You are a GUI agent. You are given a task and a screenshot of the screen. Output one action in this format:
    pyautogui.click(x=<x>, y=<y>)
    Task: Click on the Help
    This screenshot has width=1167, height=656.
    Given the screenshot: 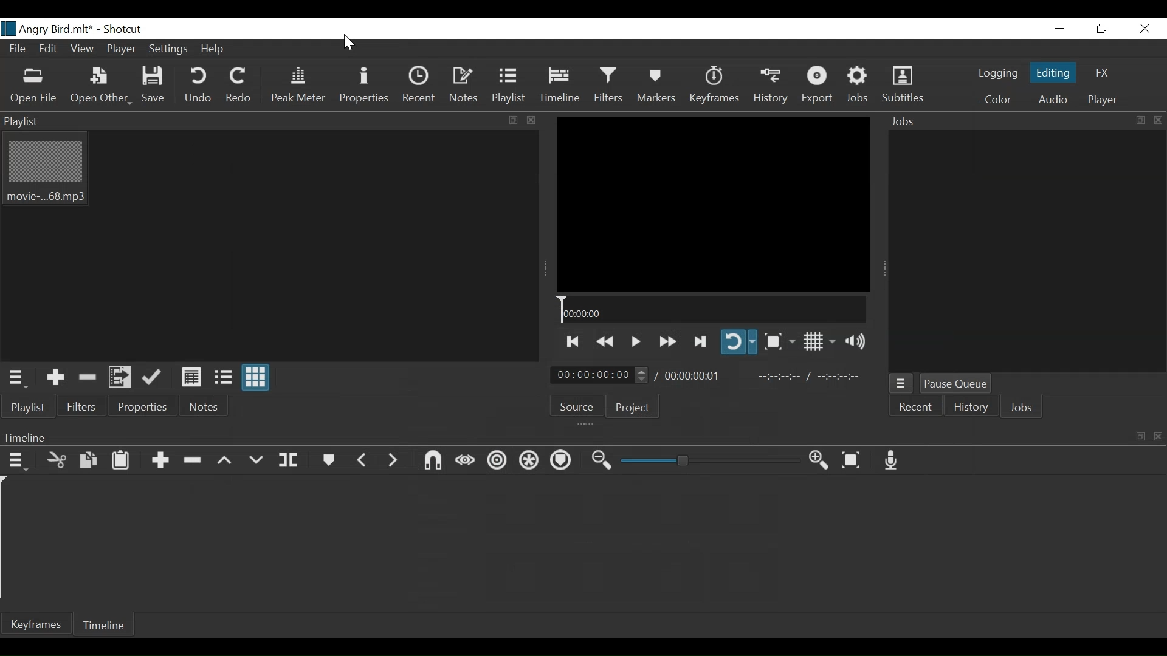 What is the action you would take?
    pyautogui.click(x=213, y=49)
    